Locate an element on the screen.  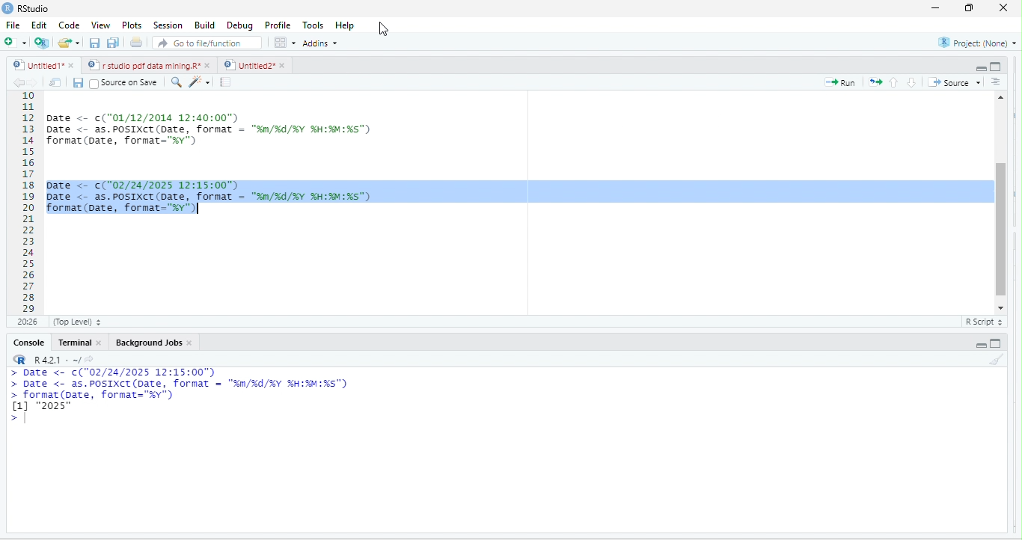
go to next section/chunk is located at coordinates (912, 82).